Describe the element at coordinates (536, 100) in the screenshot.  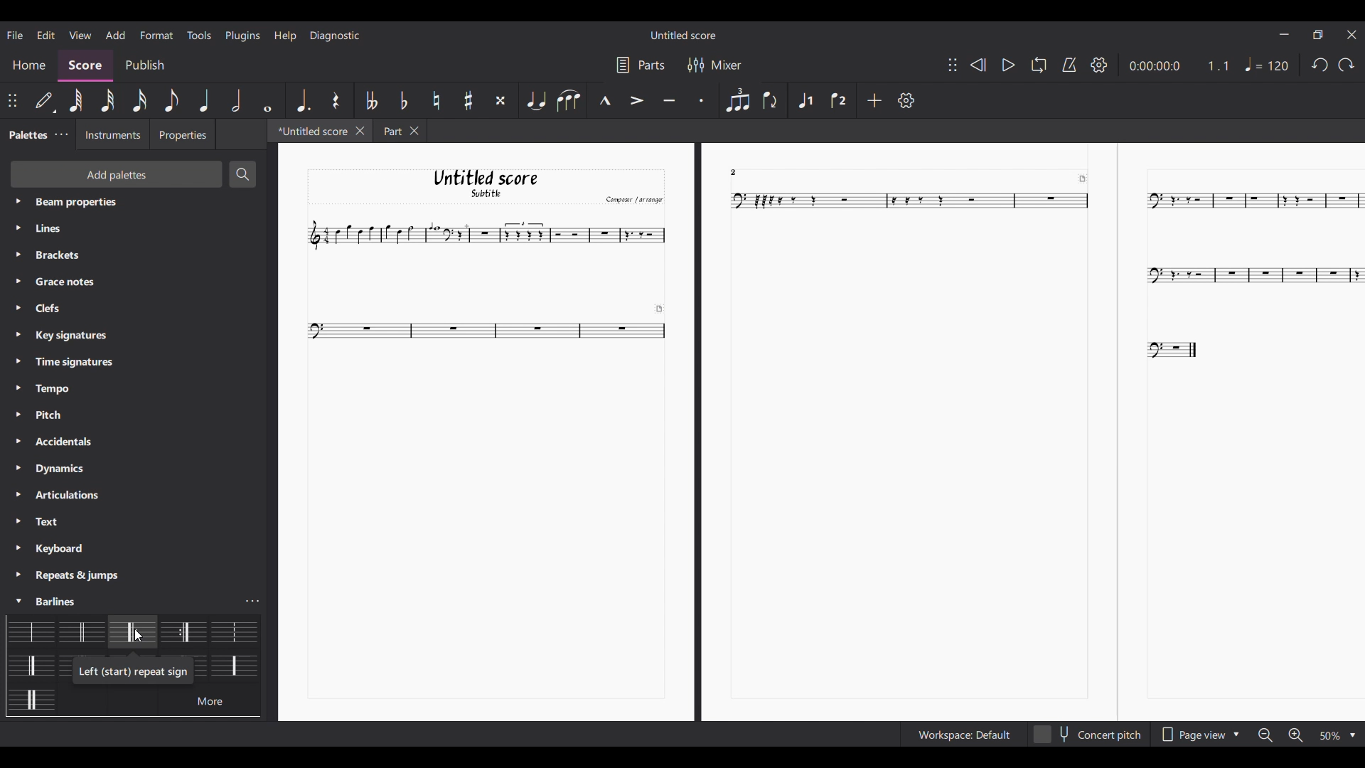
I see `Tie` at that location.